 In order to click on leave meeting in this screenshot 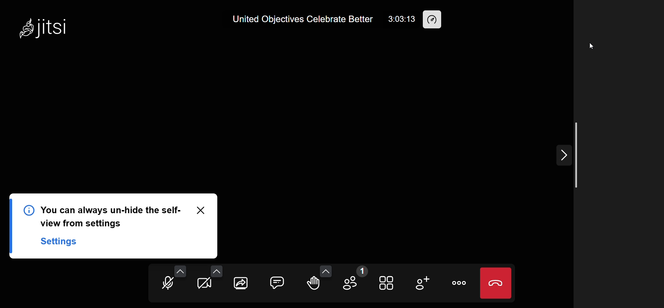, I will do `click(496, 284)`.